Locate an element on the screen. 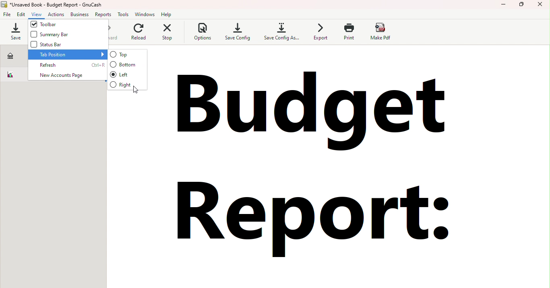  View is located at coordinates (37, 15).